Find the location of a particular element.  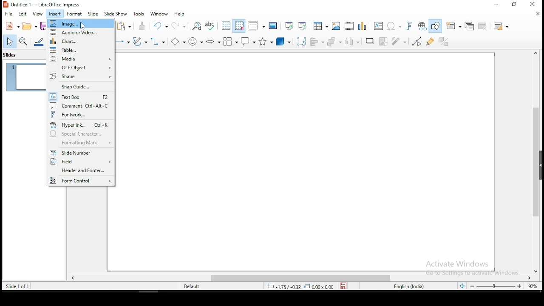

undo is located at coordinates (161, 25).